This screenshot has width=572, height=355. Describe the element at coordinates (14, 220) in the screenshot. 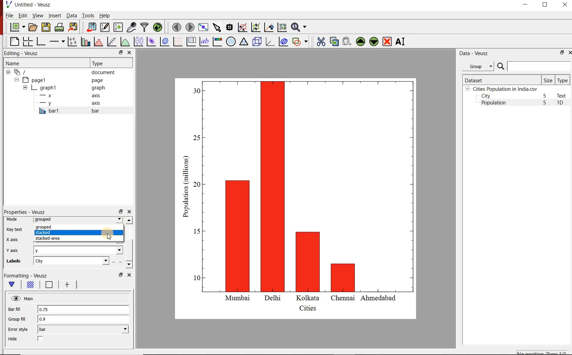

I see `mode` at that location.